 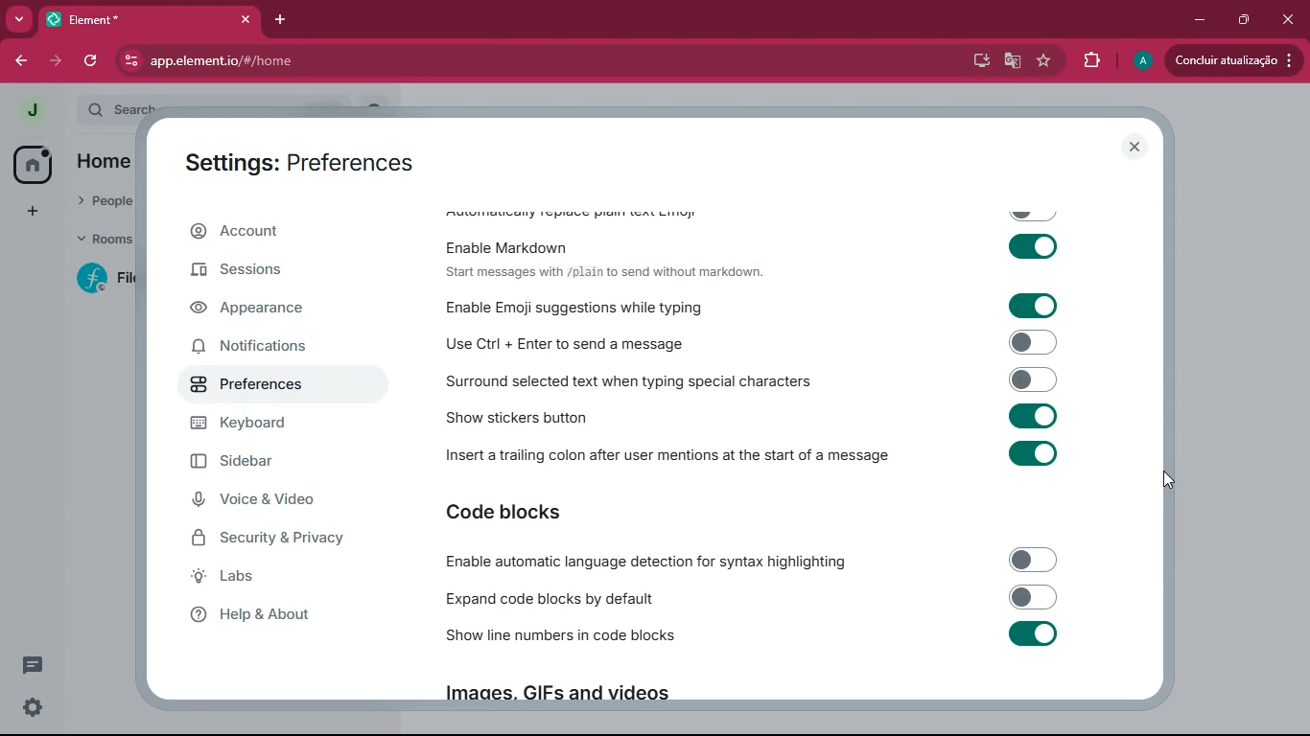 What do you see at coordinates (1169, 476) in the screenshot?
I see `cursor` at bounding box center [1169, 476].